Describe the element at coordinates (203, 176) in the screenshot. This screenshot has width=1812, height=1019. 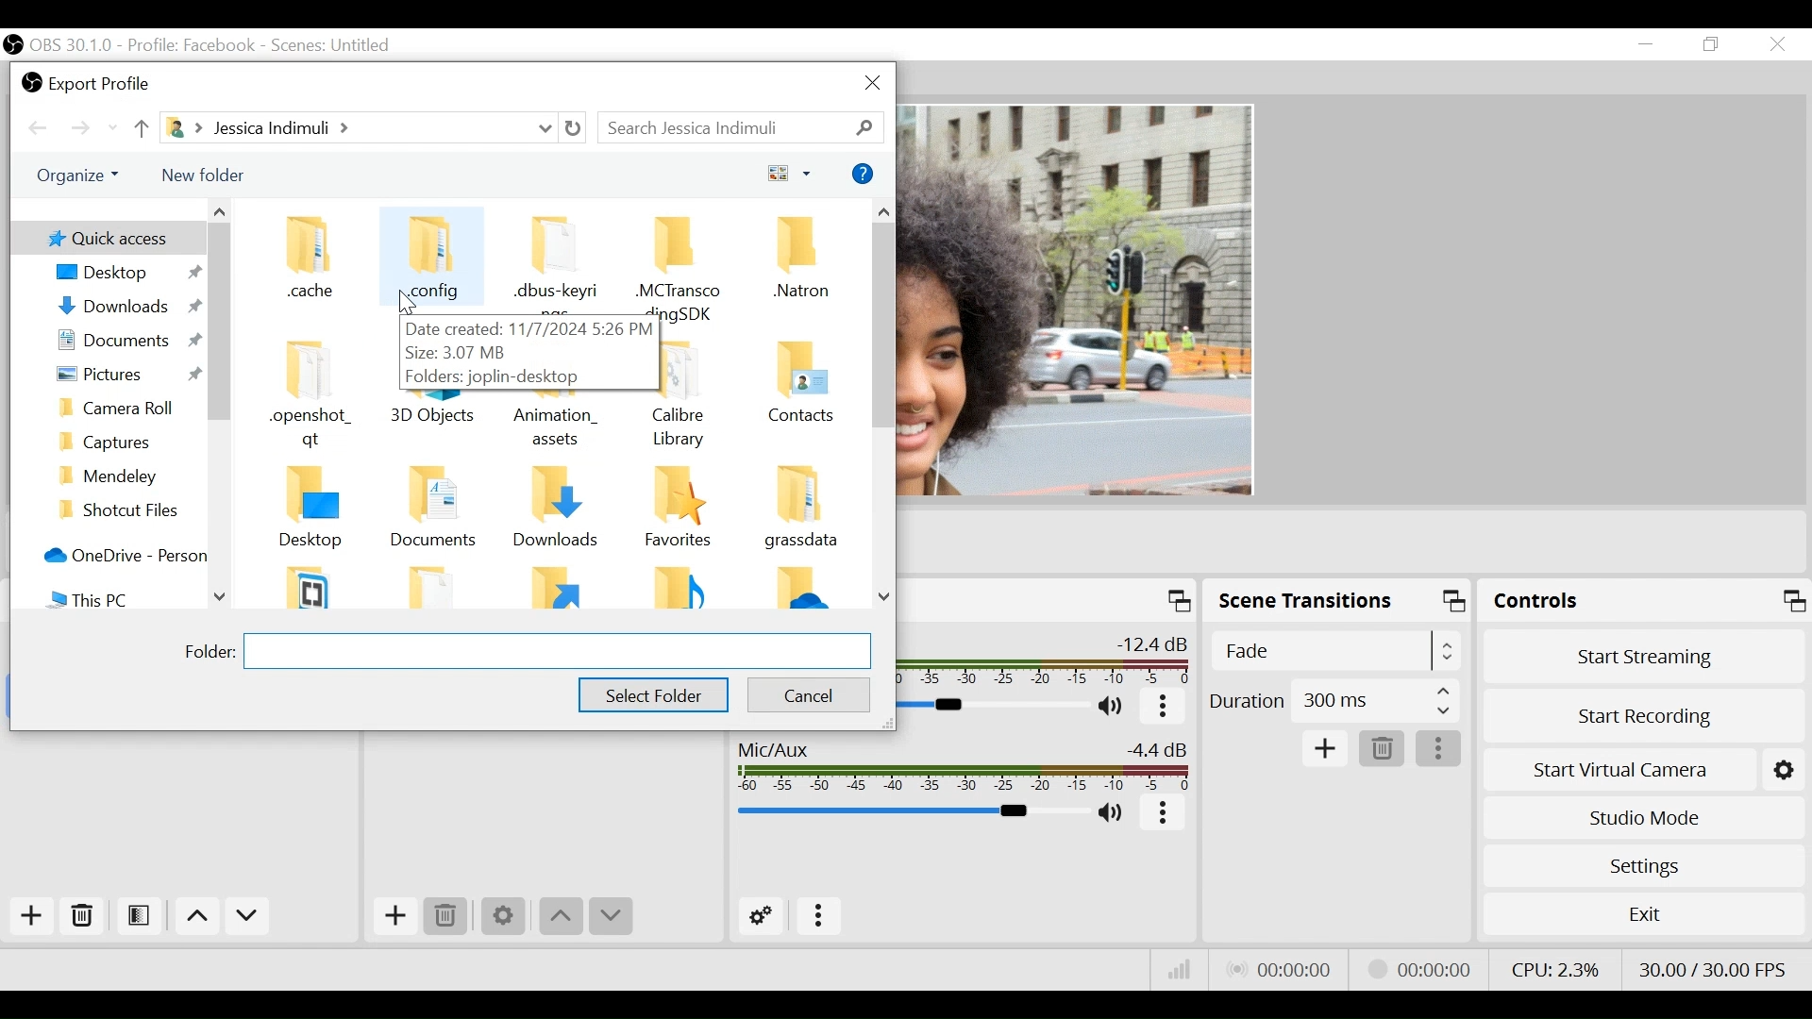
I see `New Folder` at that location.